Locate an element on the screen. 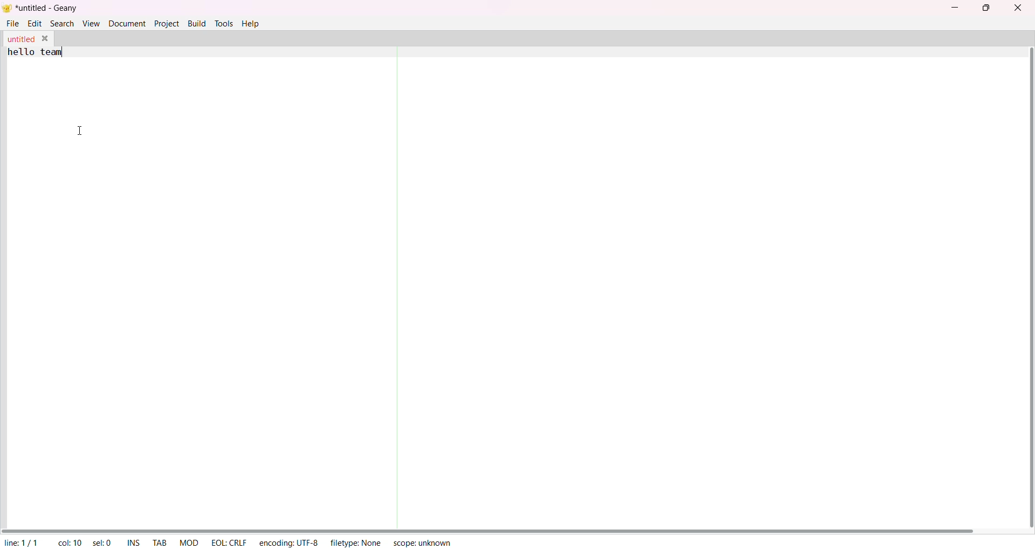 The height and width of the screenshot is (549, 1035). help is located at coordinates (251, 23).